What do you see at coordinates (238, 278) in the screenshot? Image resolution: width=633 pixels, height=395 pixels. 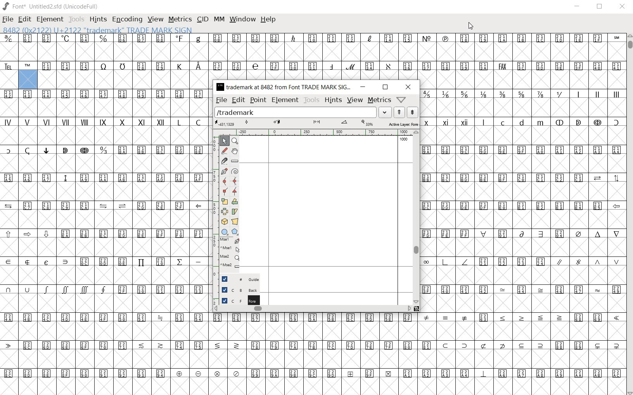 I see `Guide` at bounding box center [238, 278].